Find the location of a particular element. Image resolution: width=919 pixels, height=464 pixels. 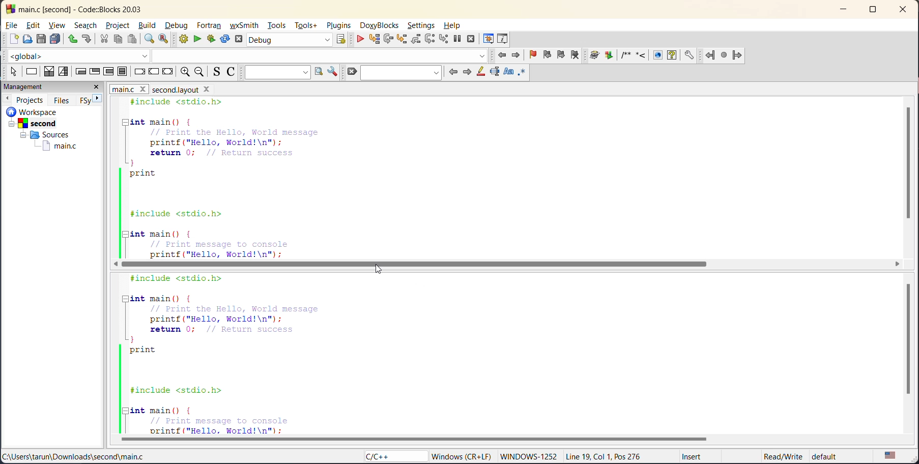

close is located at coordinates (904, 11).